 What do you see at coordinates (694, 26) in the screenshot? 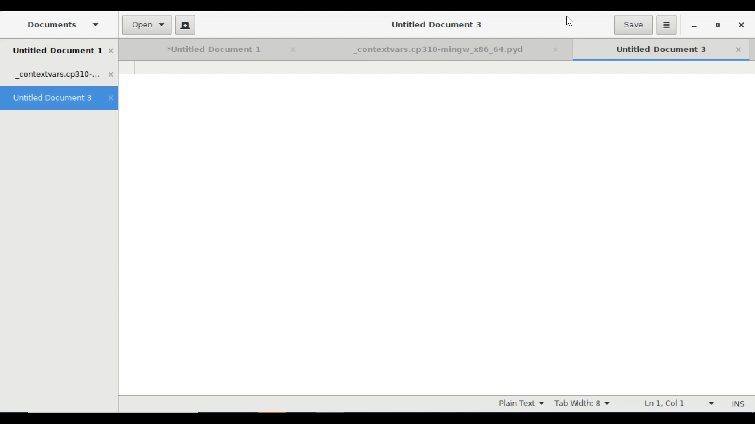
I see `minimize` at bounding box center [694, 26].